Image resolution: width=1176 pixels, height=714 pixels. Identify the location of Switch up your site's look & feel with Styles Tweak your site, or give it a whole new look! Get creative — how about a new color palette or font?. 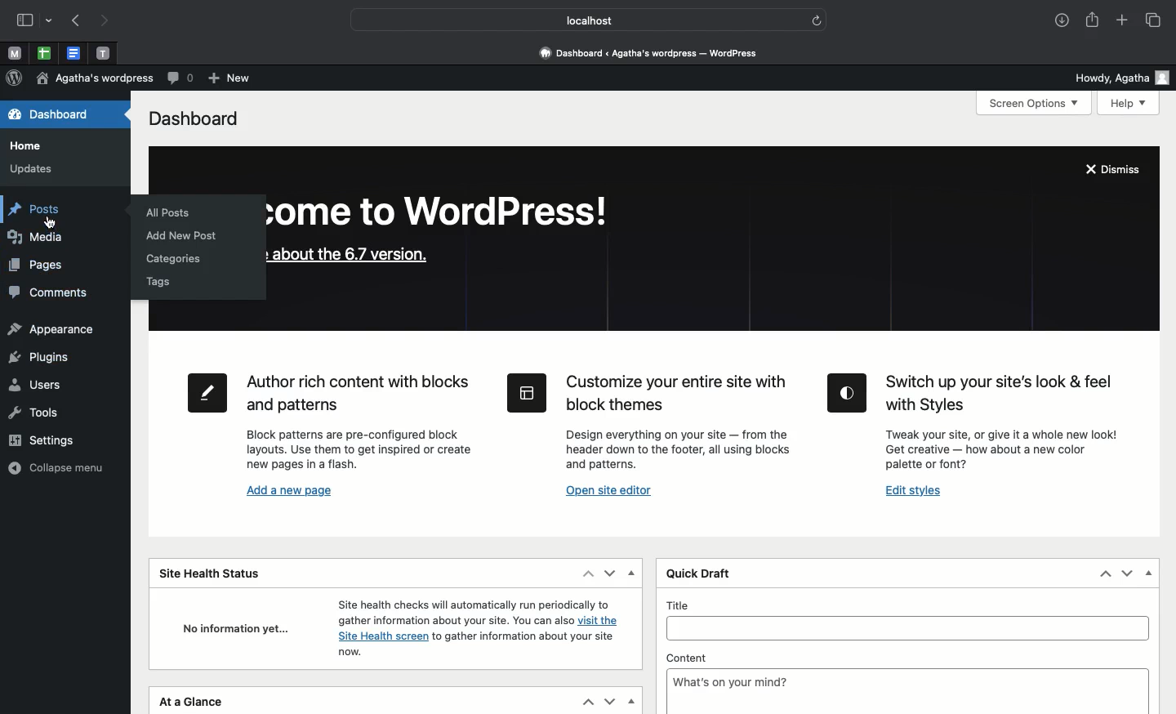
(978, 423).